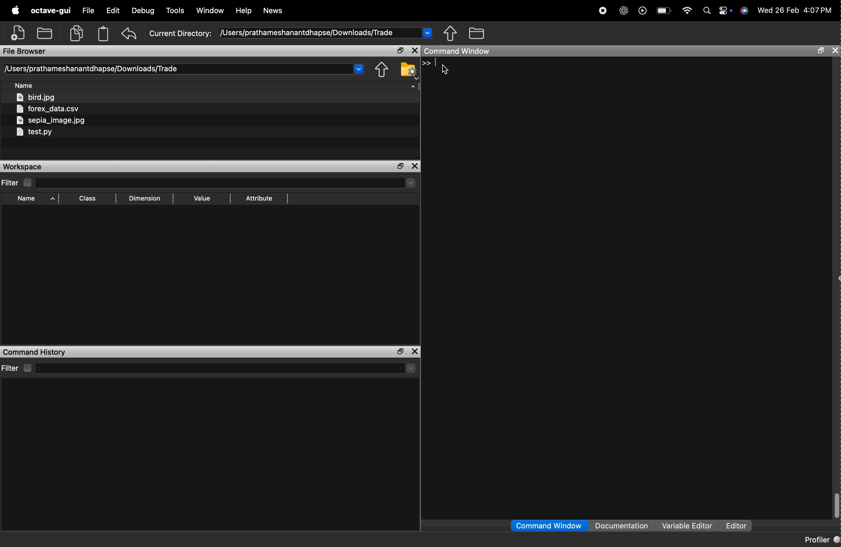 The height and width of the screenshot is (547, 841). Describe the element at coordinates (16, 10) in the screenshot. I see `apple` at that location.